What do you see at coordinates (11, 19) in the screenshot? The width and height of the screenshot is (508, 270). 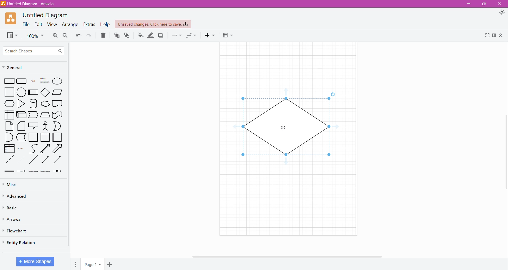 I see `Application Logo` at bounding box center [11, 19].